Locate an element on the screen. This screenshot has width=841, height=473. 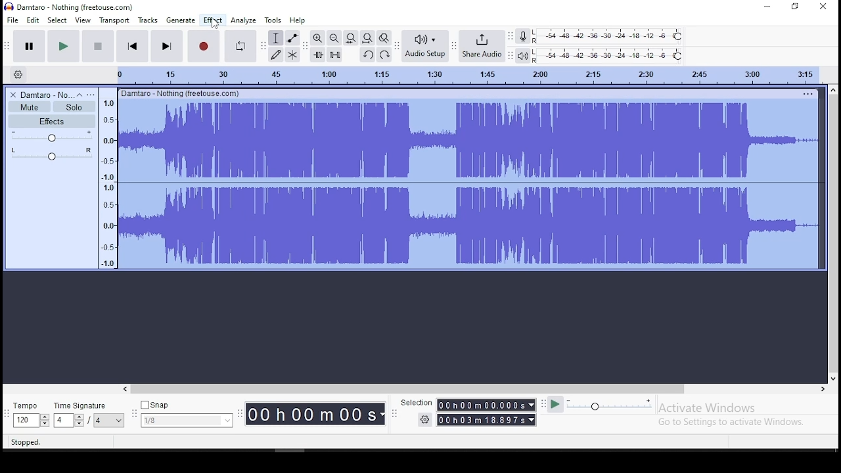
 is located at coordinates (106, 184).